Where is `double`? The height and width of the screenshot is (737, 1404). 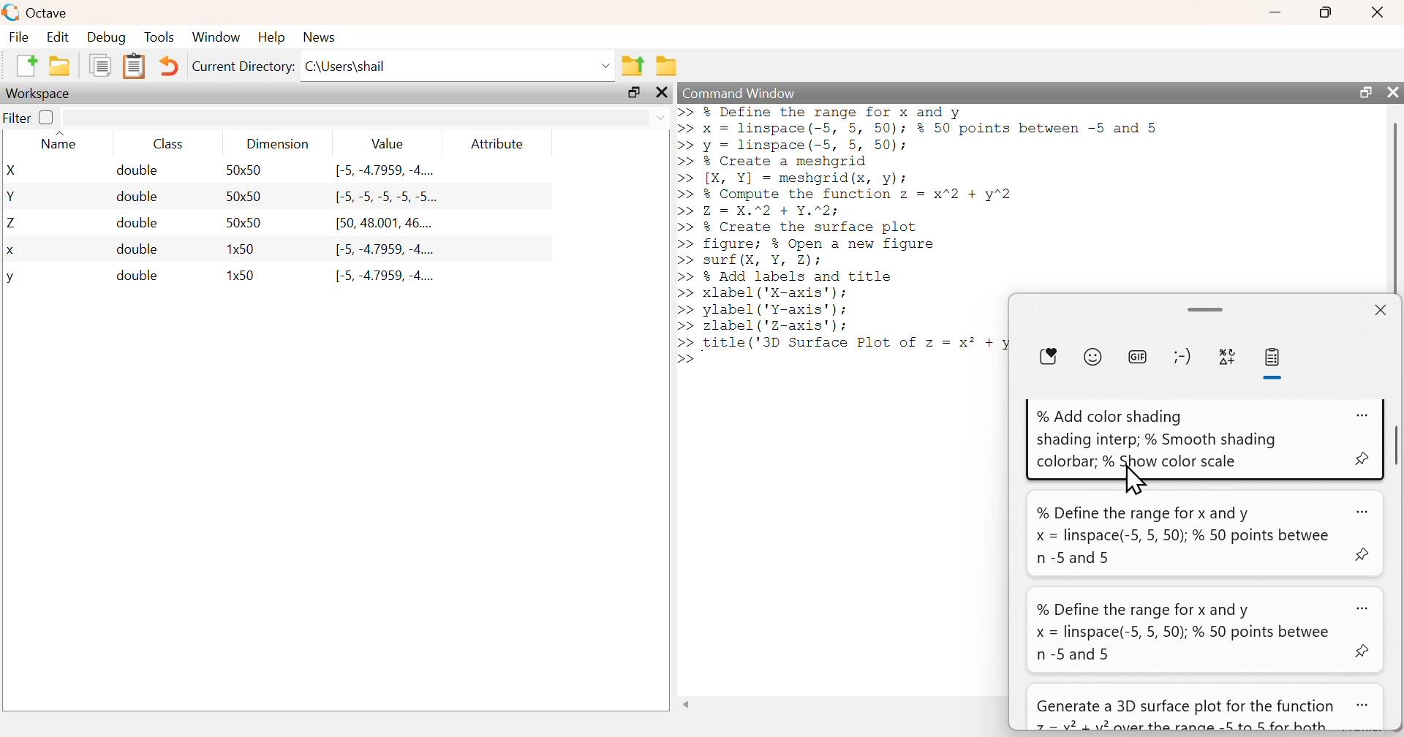
double is located at coordinates (137, 197).